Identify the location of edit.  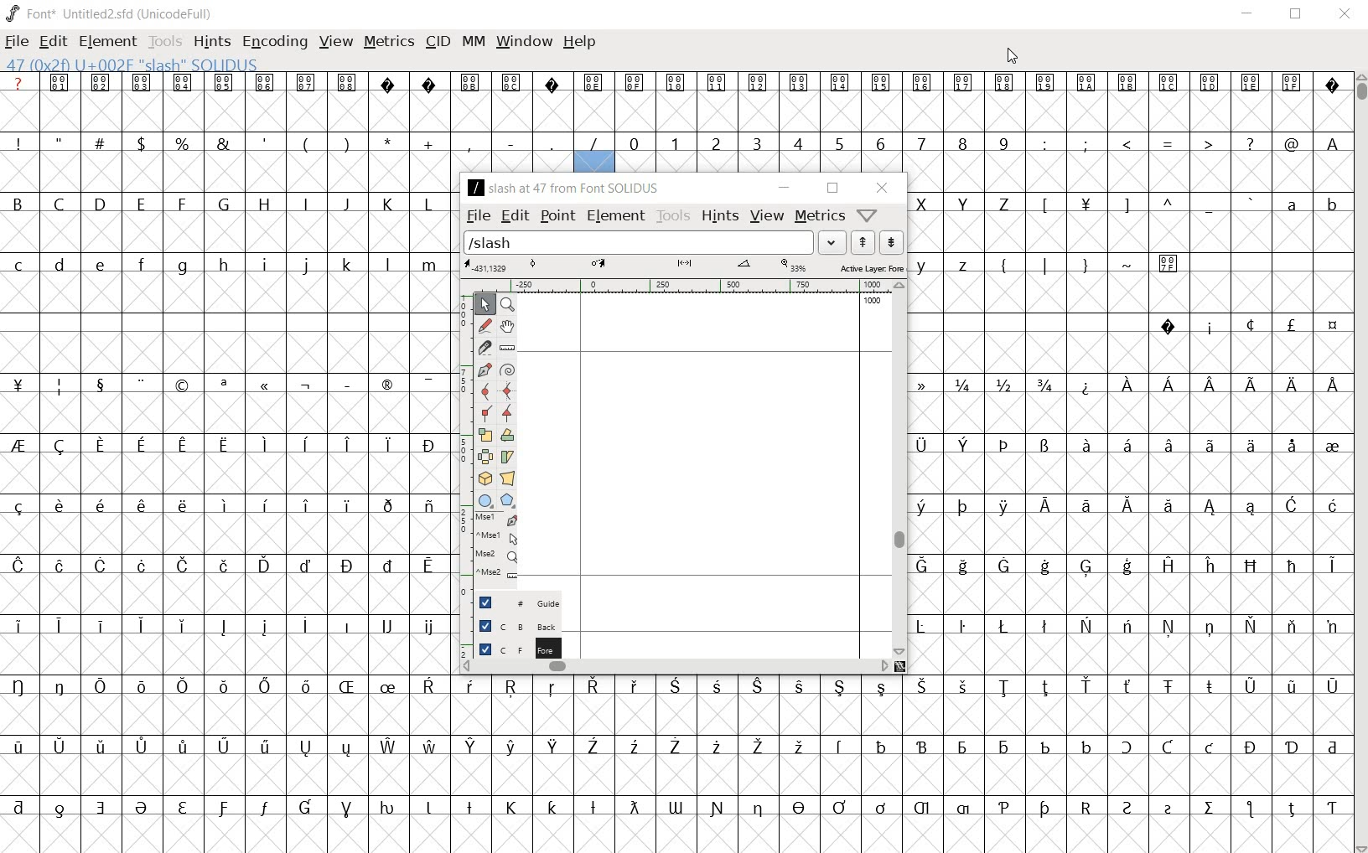
(515, 215).